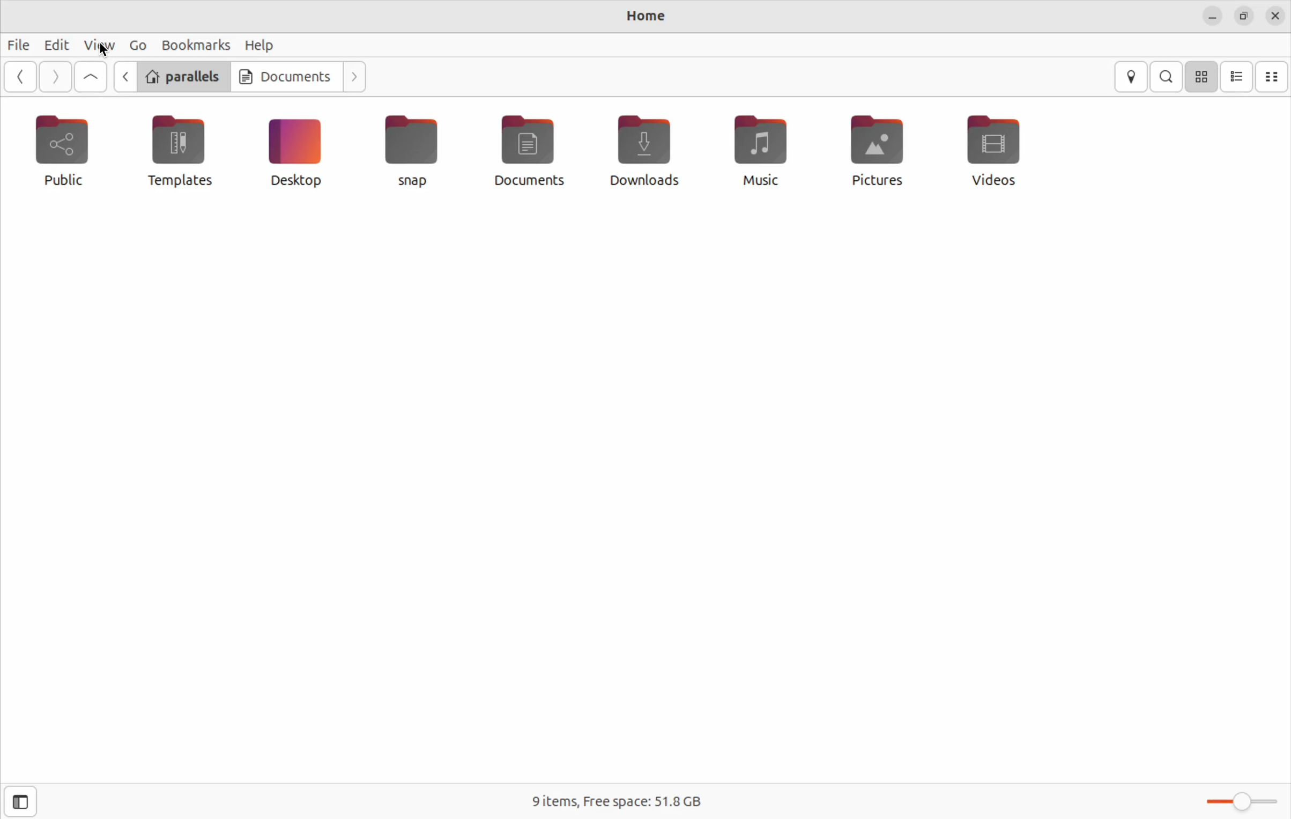 The image size is (1291, 819). I want to click on downloads, so click(645, 154).